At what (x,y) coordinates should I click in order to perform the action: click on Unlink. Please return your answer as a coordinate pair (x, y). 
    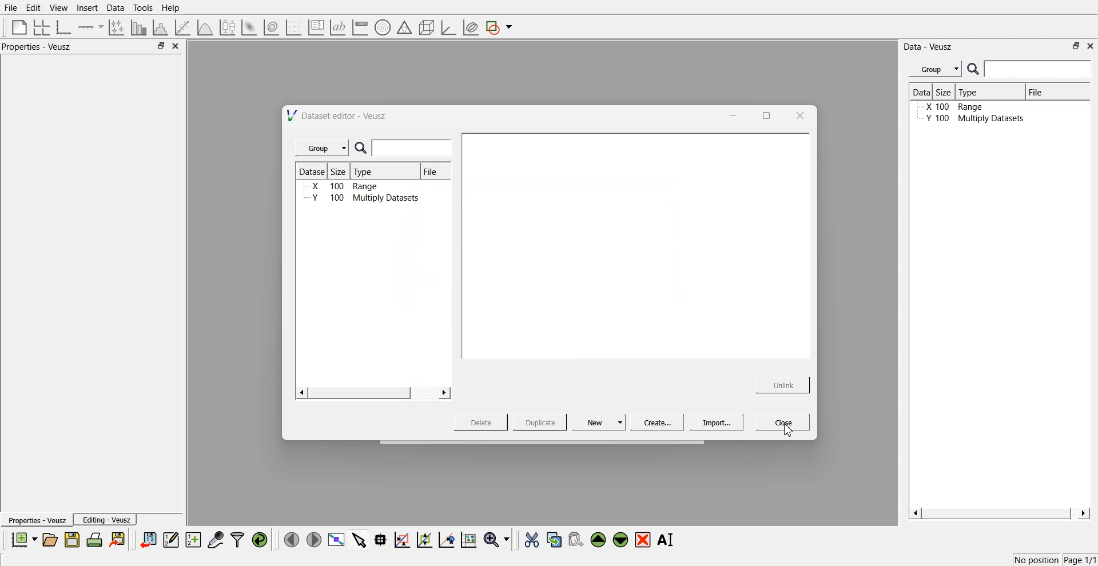
    Looking at the image, I should click on (783, 384).